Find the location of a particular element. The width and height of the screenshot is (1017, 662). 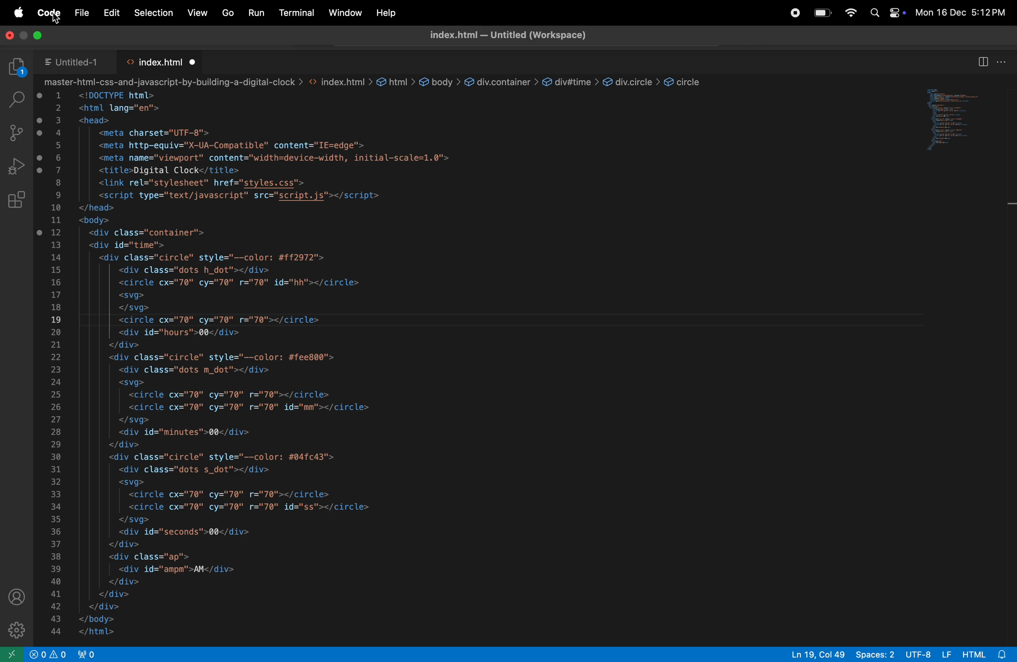

window is located at coordinates (344, 12).